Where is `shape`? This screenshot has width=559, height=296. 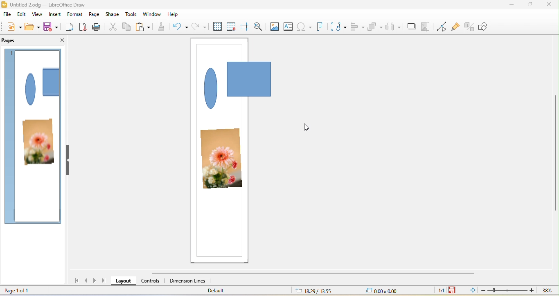
shape is located at coordinates (239, 86).